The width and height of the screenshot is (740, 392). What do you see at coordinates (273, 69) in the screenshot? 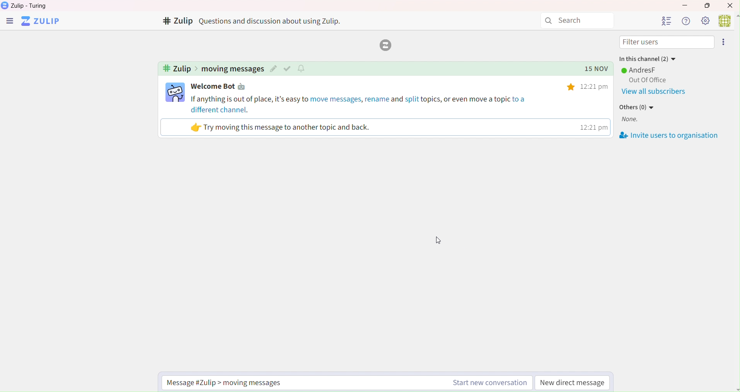
I see `edit` at bounding box center [273, 69].